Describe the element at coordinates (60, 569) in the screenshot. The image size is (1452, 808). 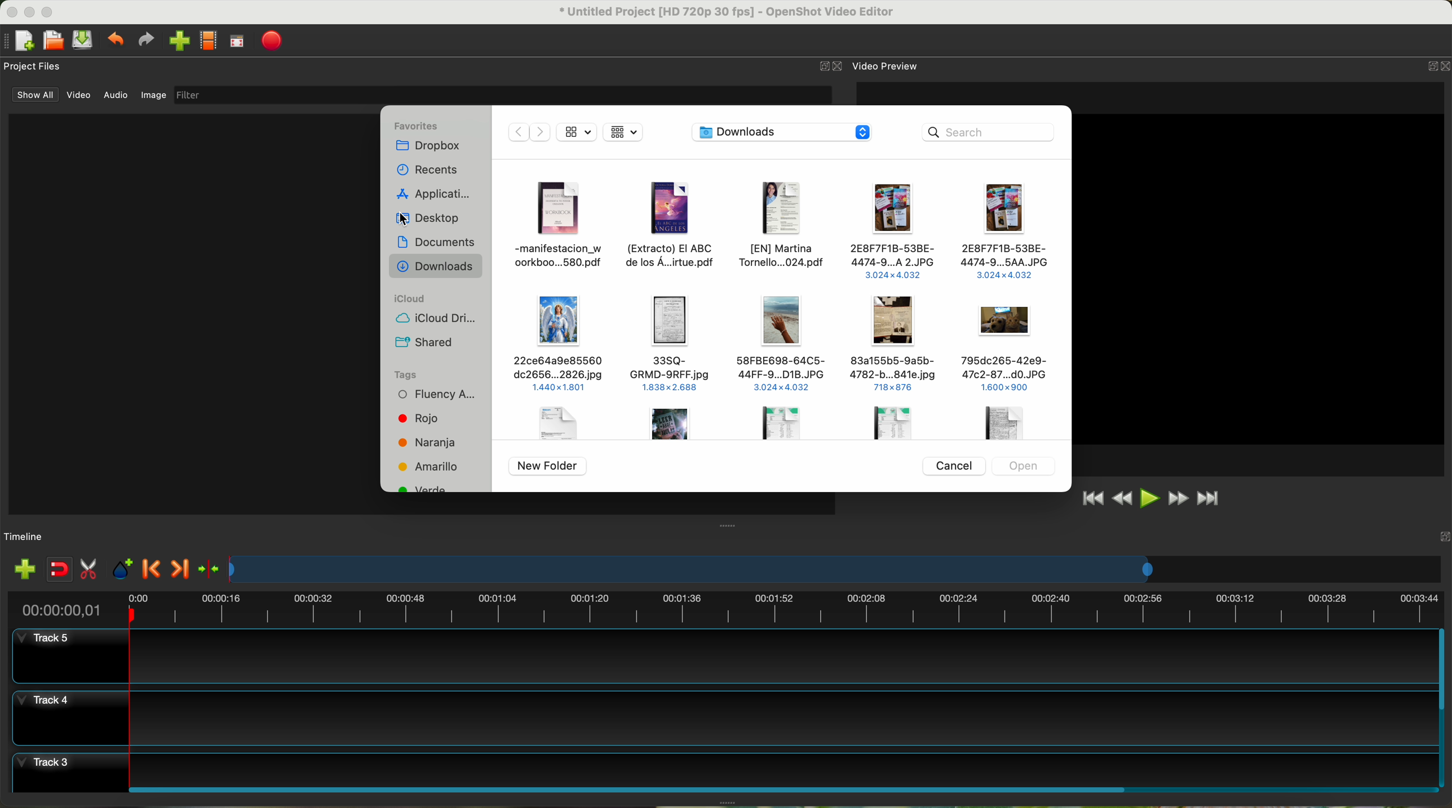
I see `disable snapping` at that location.